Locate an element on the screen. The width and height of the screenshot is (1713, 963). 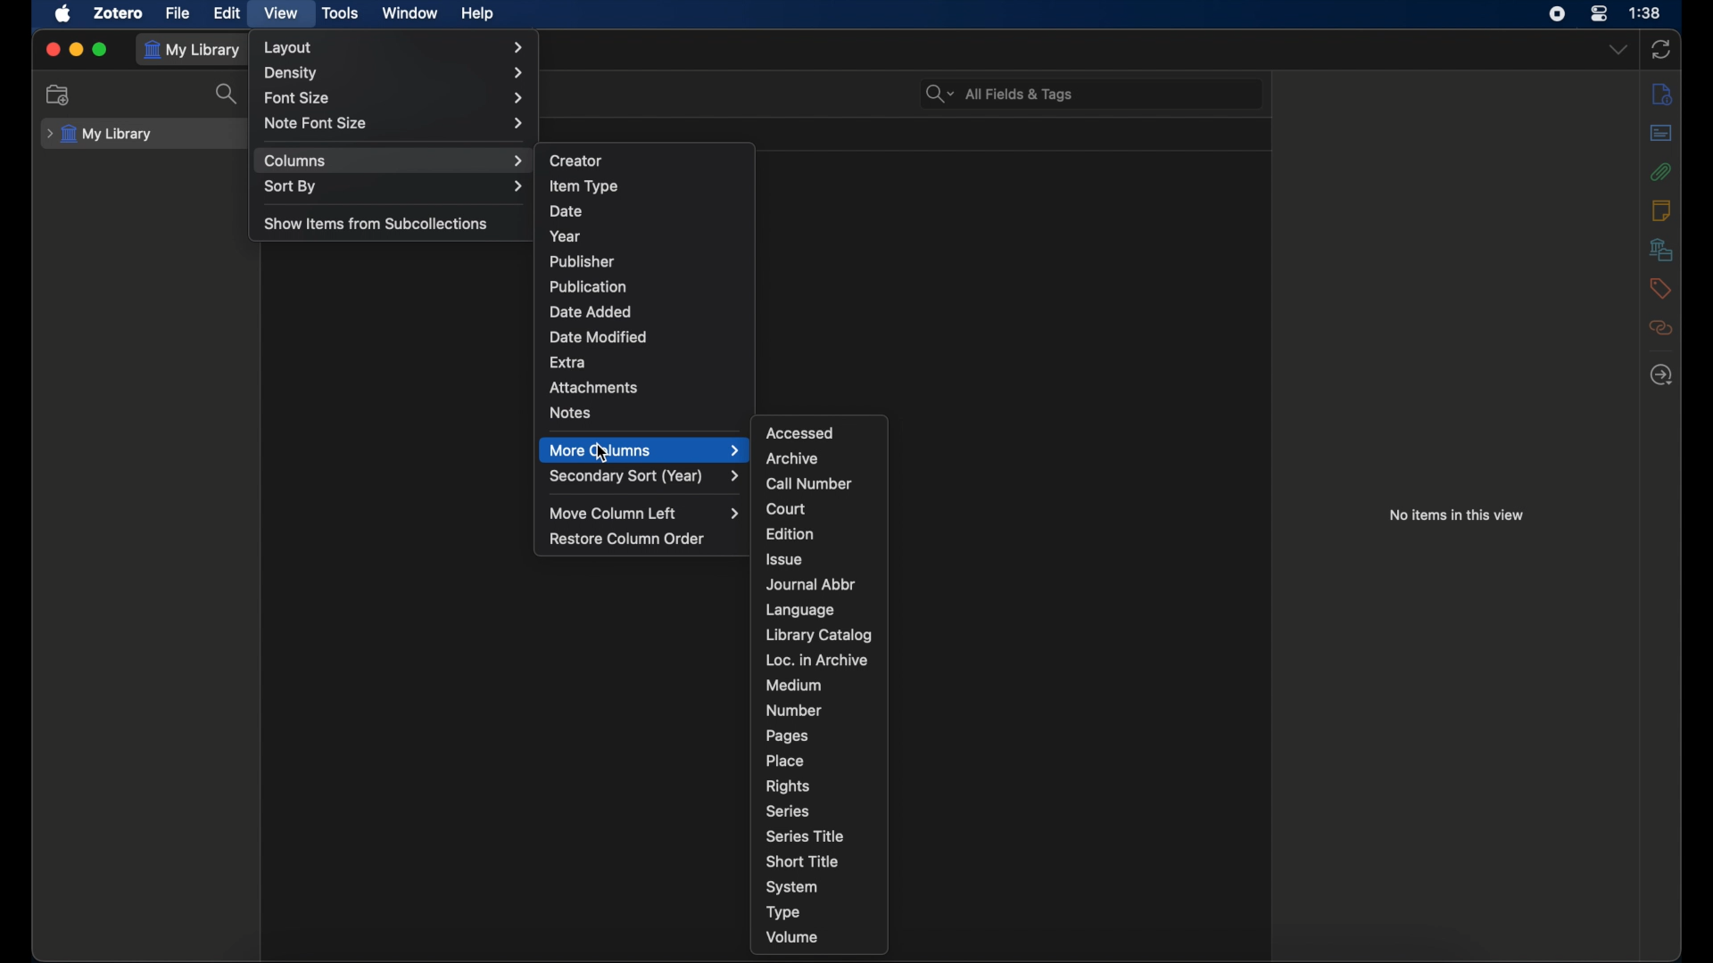
date is located at coordinates (567, 211).